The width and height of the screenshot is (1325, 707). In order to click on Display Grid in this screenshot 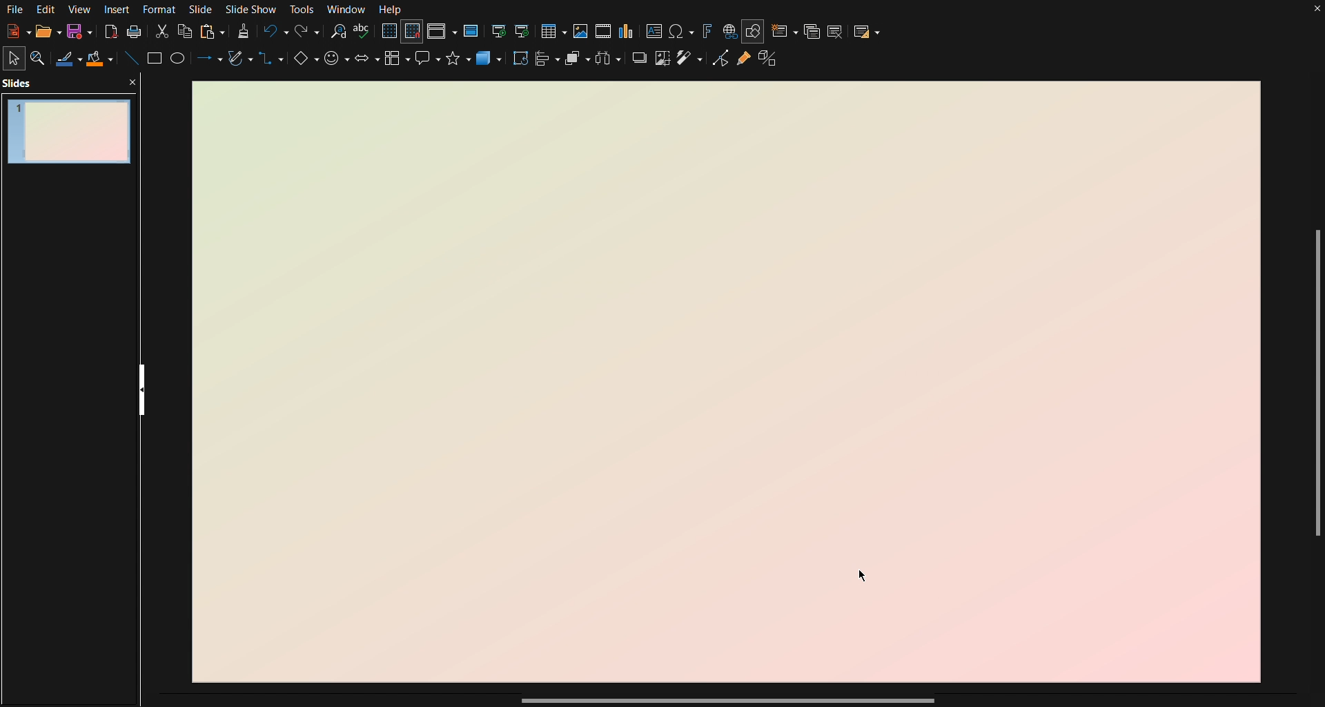, I will do `click(389, 32)`.